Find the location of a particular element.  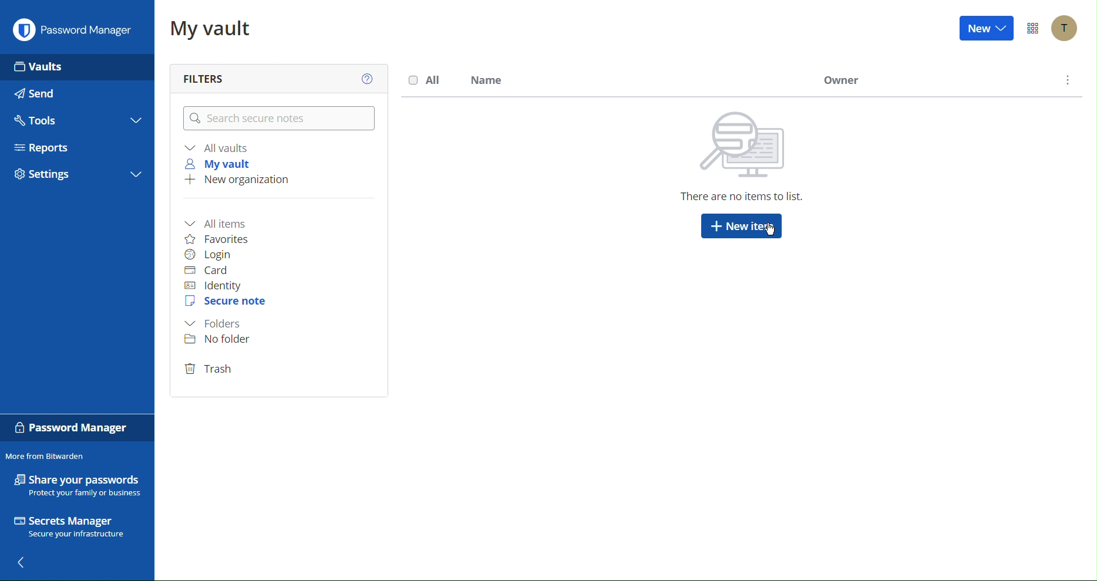

All items is located at coordinates (220, 222).